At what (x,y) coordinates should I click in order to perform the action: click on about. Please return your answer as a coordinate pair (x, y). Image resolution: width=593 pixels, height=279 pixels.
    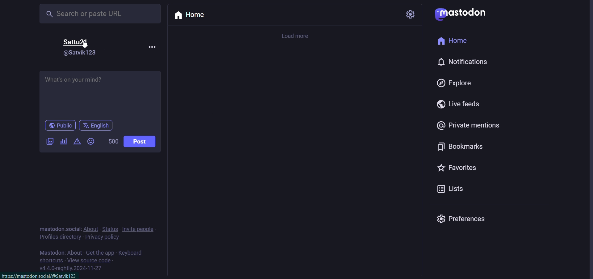
    Looking at the image, I should click on (75, 252).